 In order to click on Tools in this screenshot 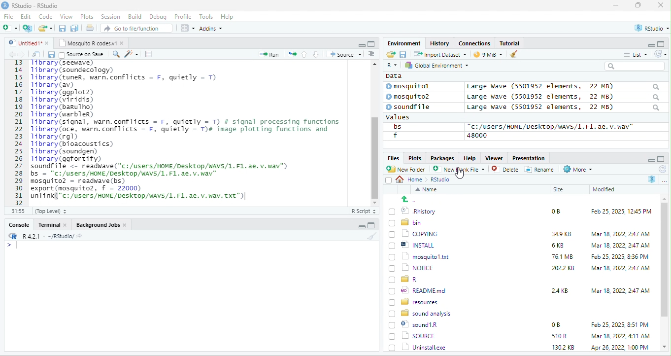, I will do `click(206, 16)`.